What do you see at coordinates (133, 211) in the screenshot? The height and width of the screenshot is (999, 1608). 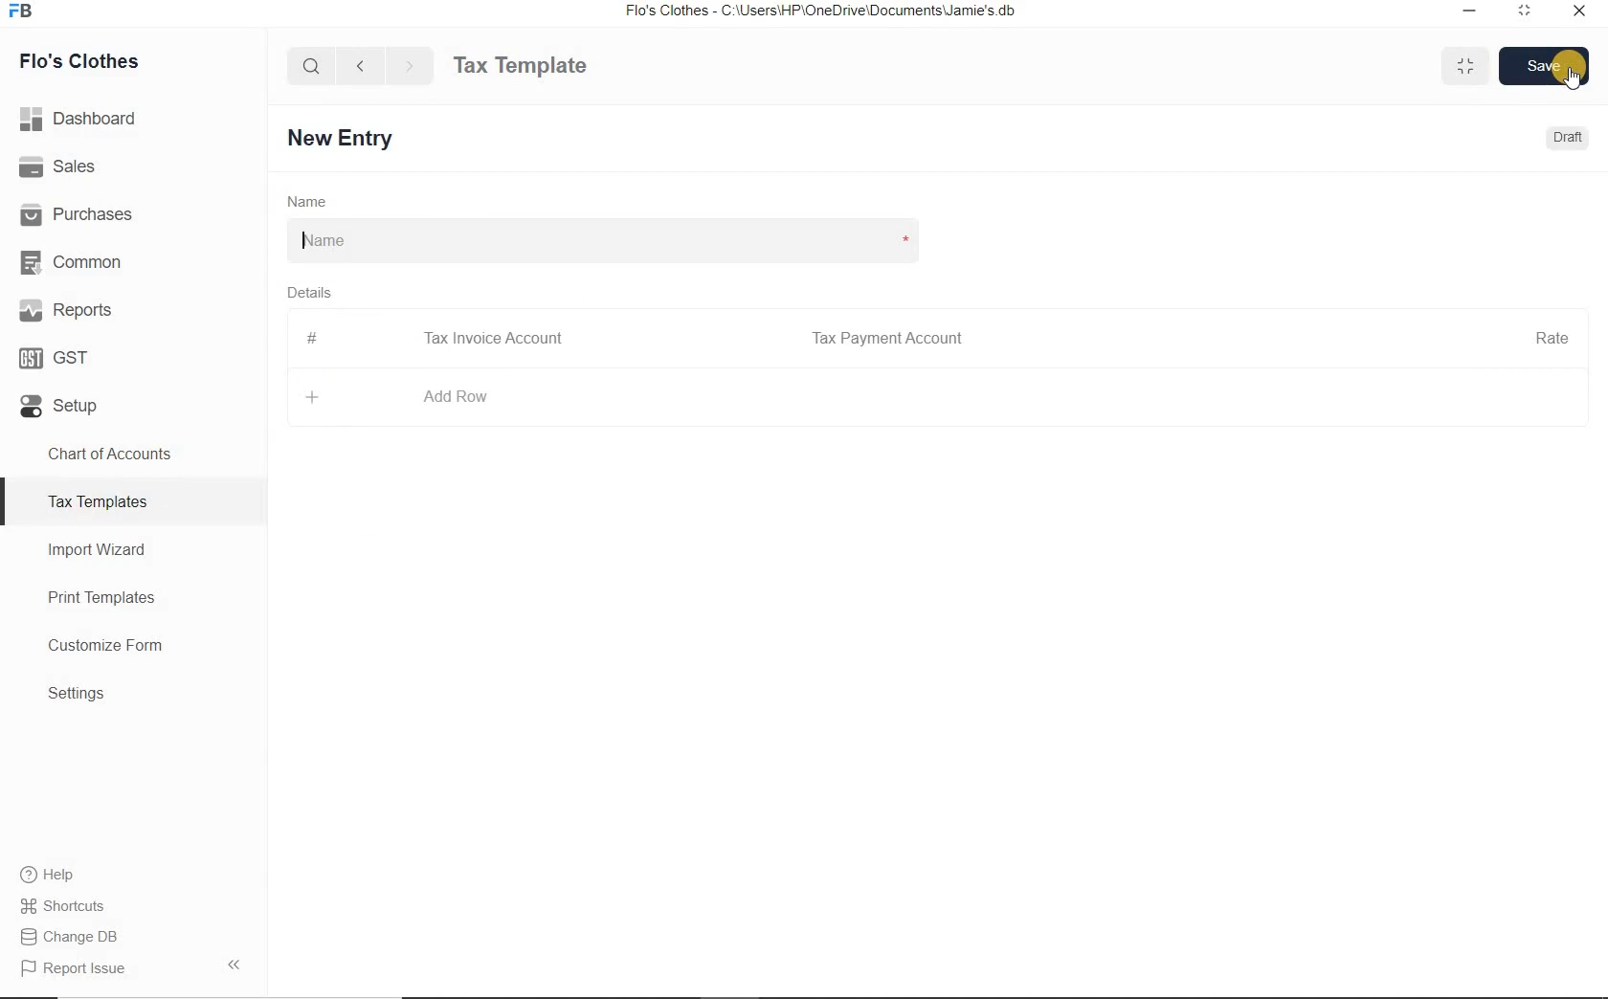 I see `Purchases` at bounding box center [133, 211].